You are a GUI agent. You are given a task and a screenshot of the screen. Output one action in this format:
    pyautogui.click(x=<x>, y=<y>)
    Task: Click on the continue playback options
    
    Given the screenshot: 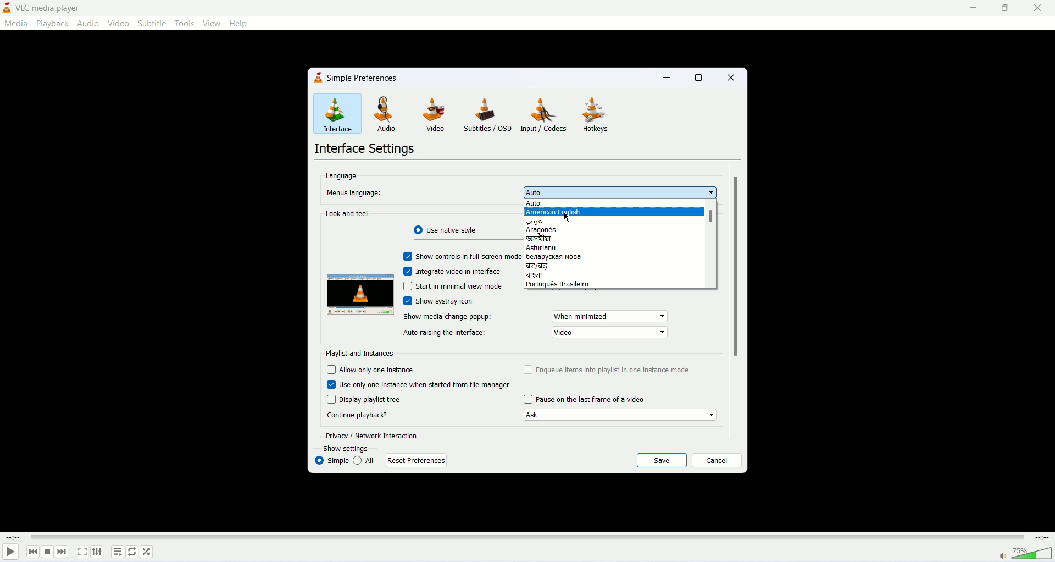 What is the action you would take?
    pyautogui.click(x=620, y=416)
    